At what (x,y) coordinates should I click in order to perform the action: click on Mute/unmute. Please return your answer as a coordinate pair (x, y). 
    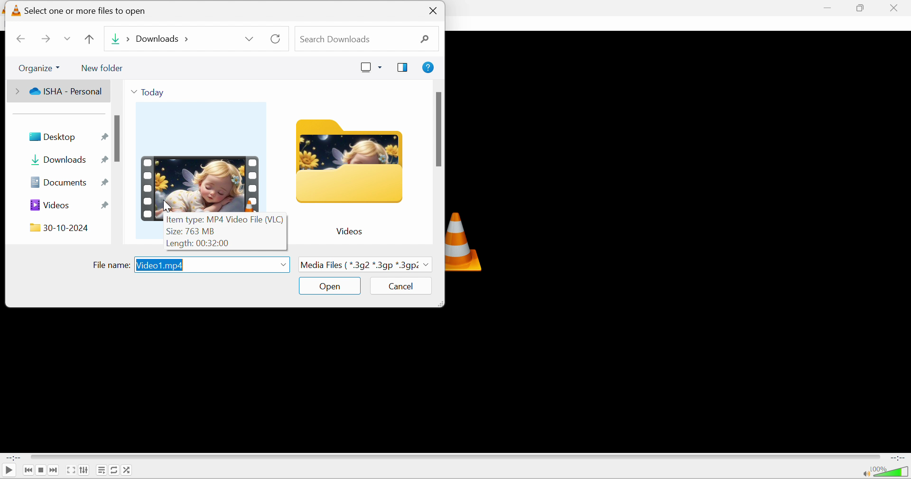
    Looking at the image, I should click on (865, 473).